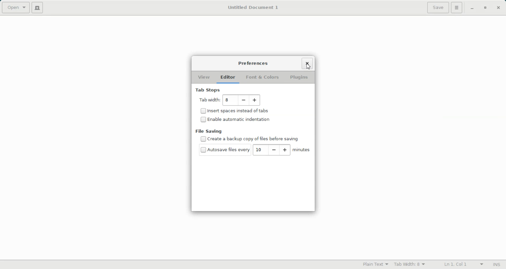 This screenshot has width=506, height=269. I want to click on View, so click(204, 78).